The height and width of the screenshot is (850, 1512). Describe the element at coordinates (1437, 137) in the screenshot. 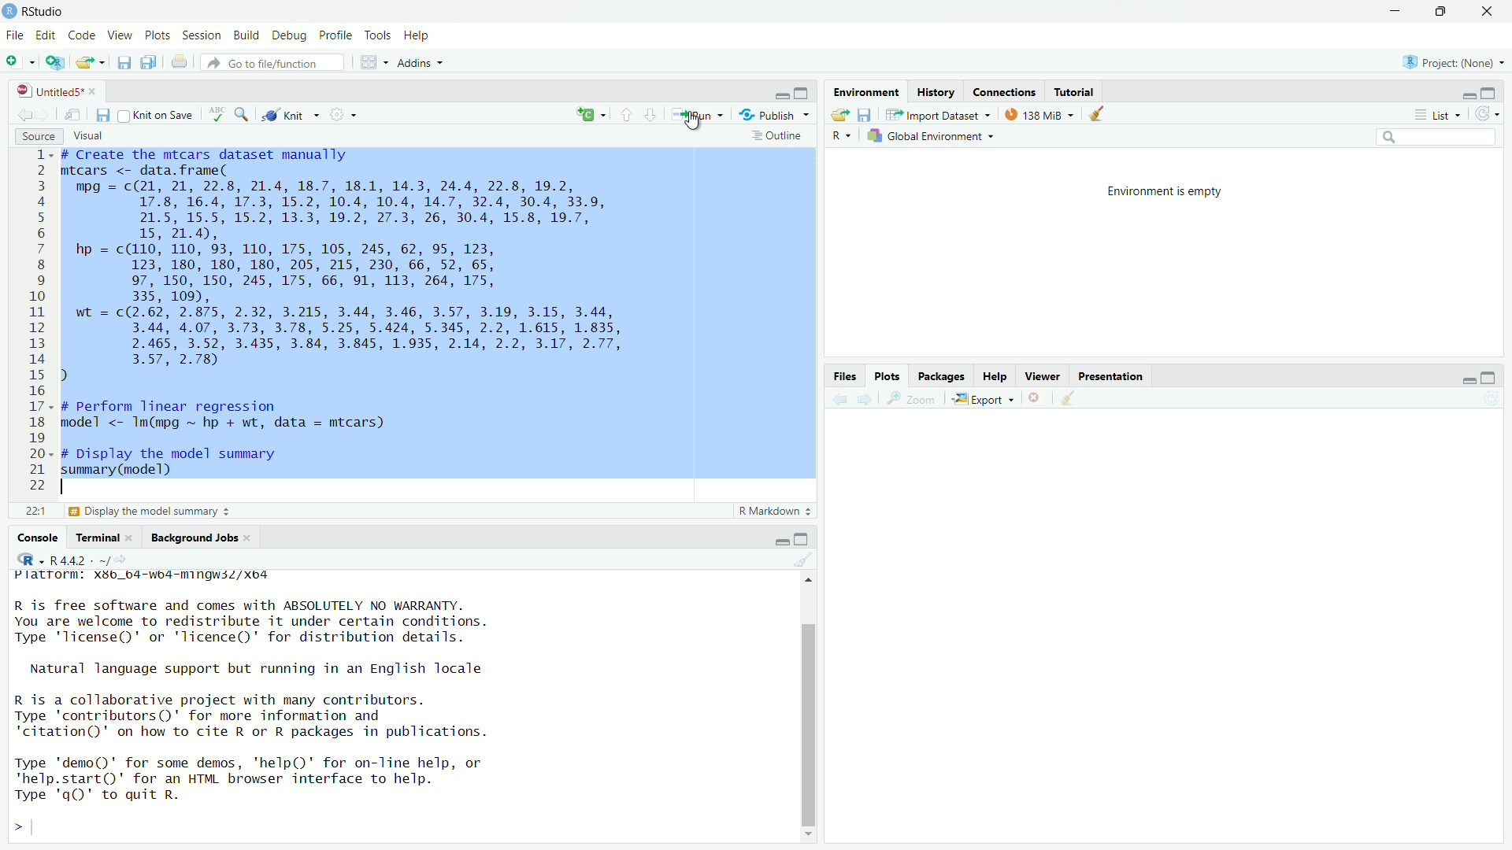

I see `search bar` at that location.